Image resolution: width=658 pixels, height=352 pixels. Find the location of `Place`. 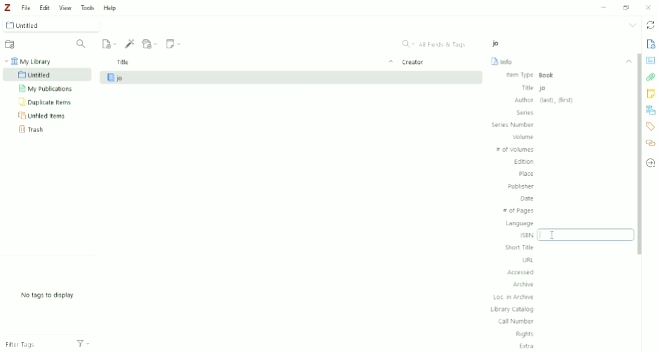

Place is located at coordinates (526, 174).